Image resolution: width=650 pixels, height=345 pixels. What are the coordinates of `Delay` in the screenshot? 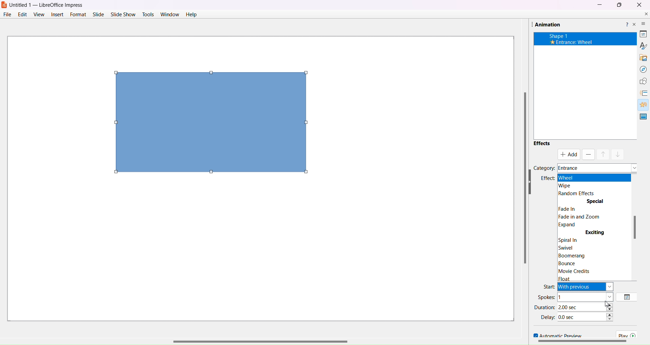 It's located at (547, 317).